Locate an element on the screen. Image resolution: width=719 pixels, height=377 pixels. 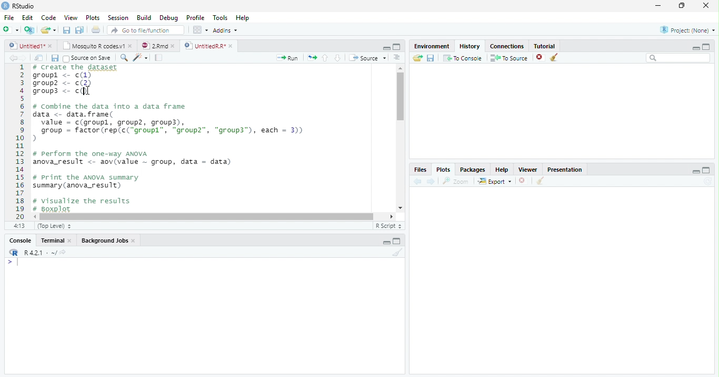
Scrollbar is located at coordinates (215, 216).